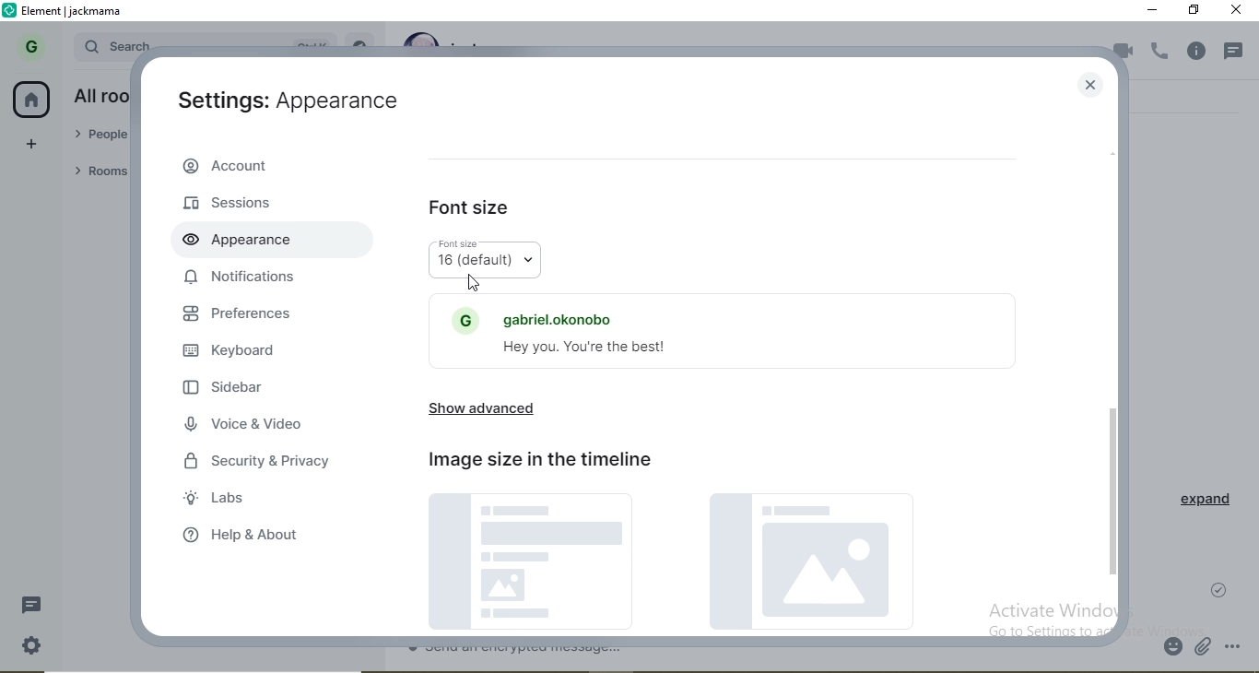 Image resolution: width=1259 pixels, height=673 pixels. What do you see at coordinates (265, 166) in the screenshot?
I see `account` at bounding box center [265, 166].